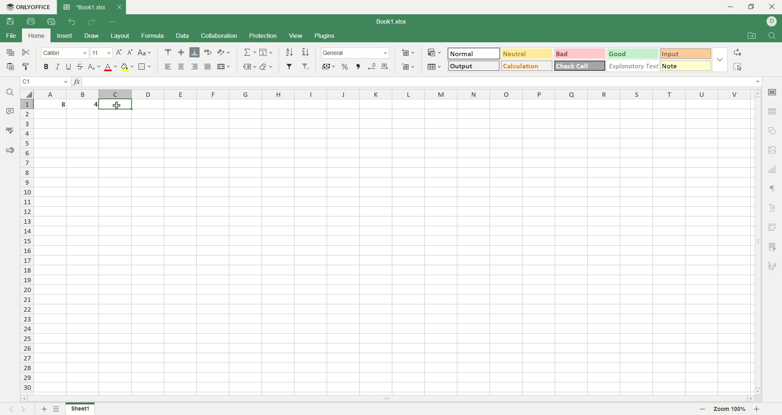 This screenshot has width=782, height=415. Describe the element at coordinates (773, 149) in the screenshot. I see `image settings` at that location.